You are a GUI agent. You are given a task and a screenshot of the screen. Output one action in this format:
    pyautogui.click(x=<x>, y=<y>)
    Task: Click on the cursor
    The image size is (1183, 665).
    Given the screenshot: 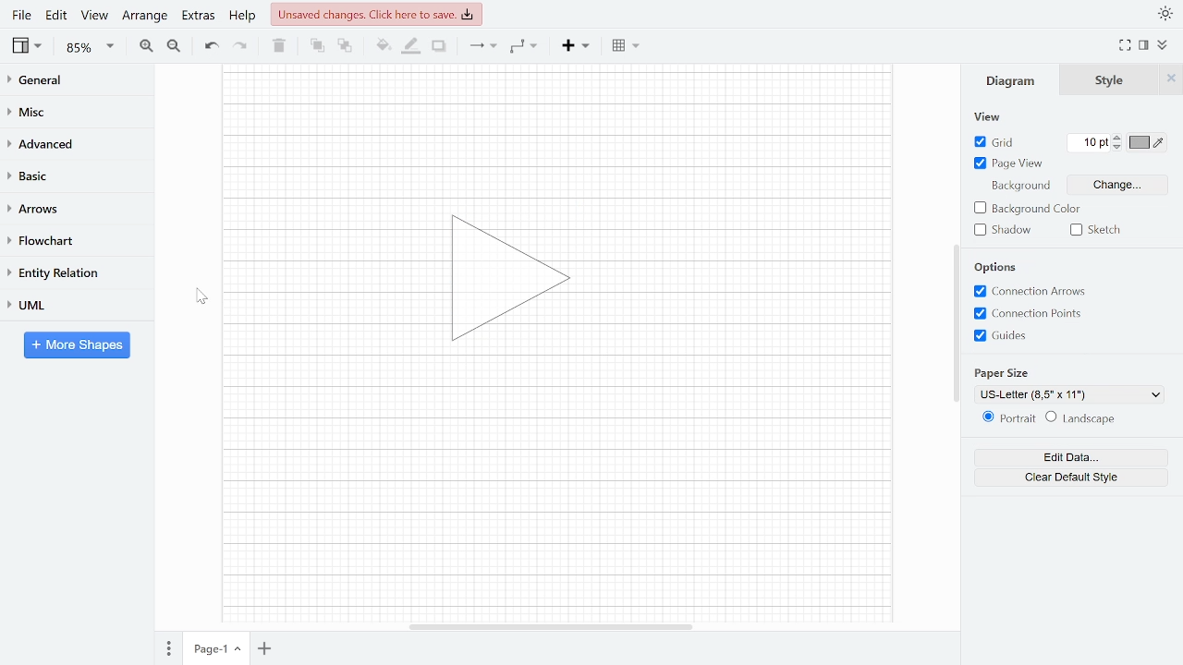 What is the action you would take?
    pyautogui.click(x=201, y=296)
    